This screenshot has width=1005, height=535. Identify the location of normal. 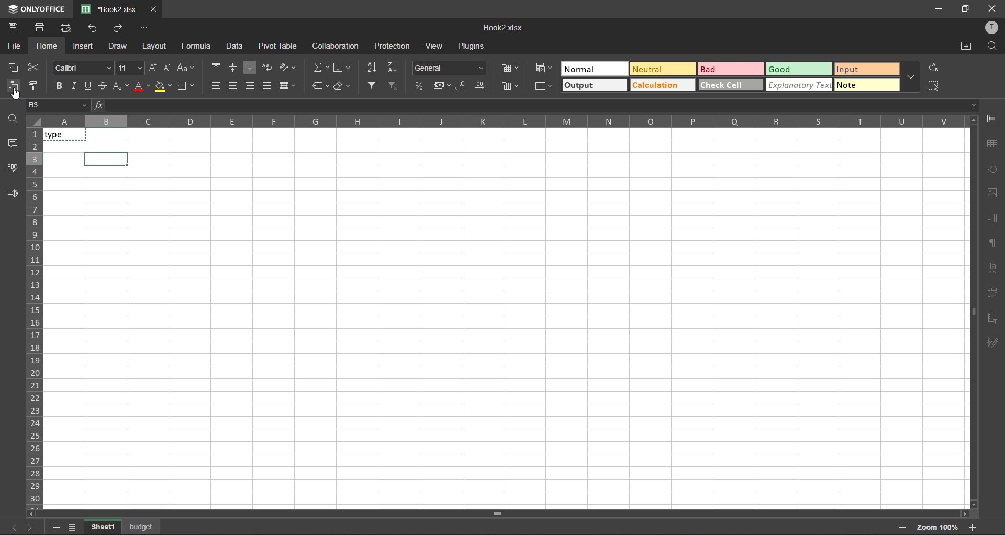
(593, 69).